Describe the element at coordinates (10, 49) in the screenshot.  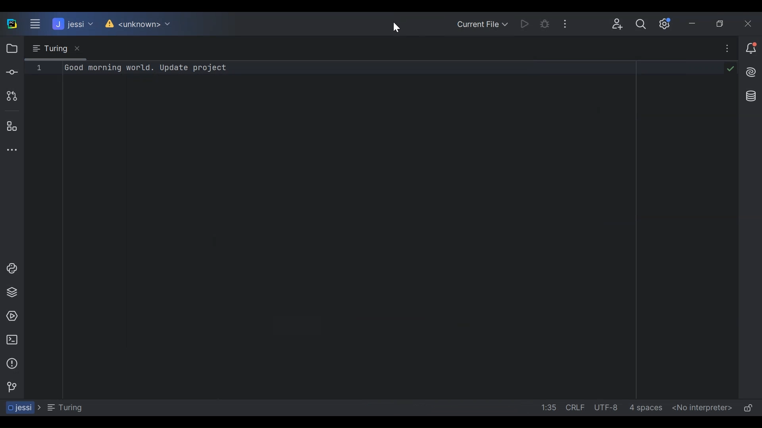
I see `Project View` at that location.